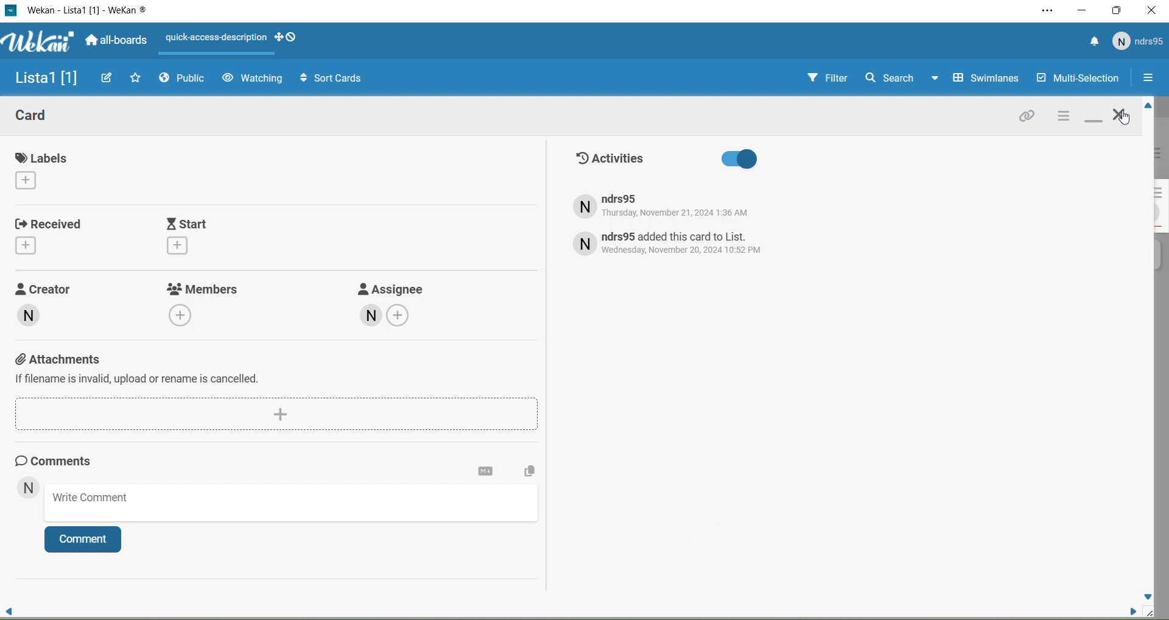 This screenshot has height=620, width=1169. I want to click on user, so click(476, 420).